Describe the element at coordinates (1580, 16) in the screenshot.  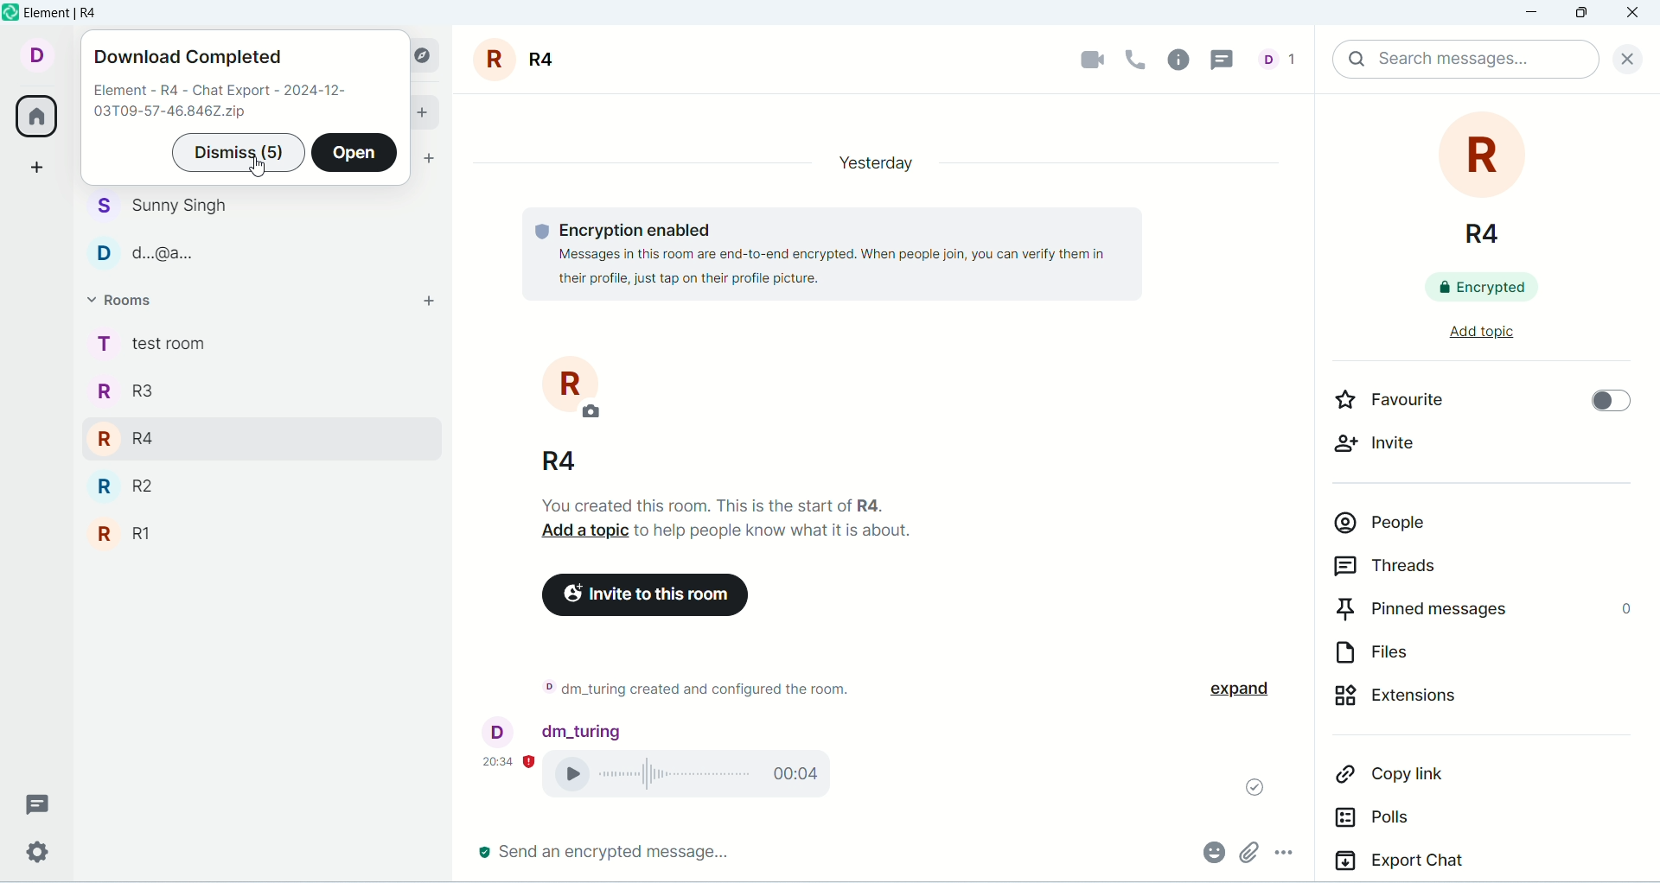
I see `maximize` at that location.